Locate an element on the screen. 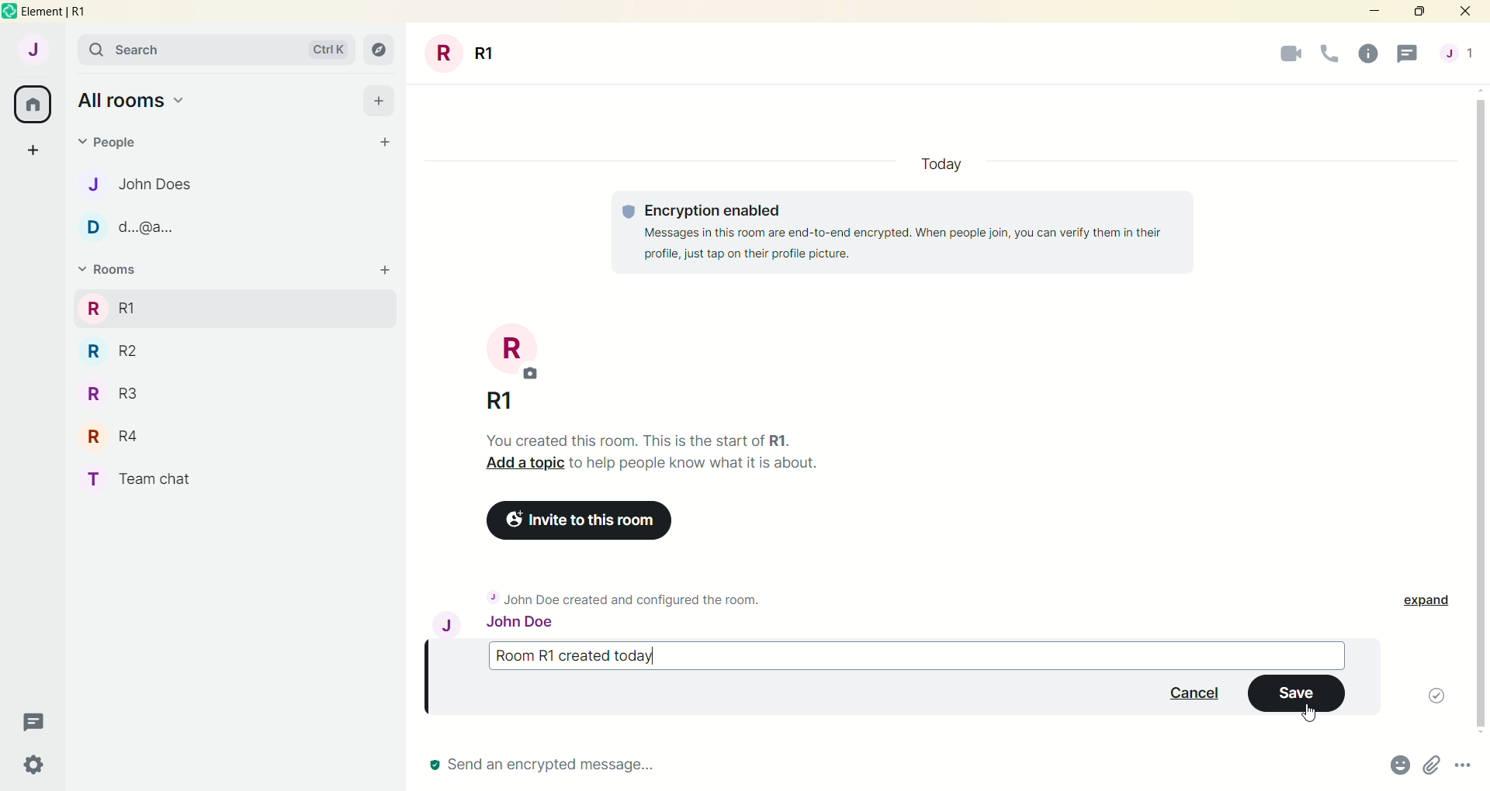  rooms is located at coordinates (110, 307).